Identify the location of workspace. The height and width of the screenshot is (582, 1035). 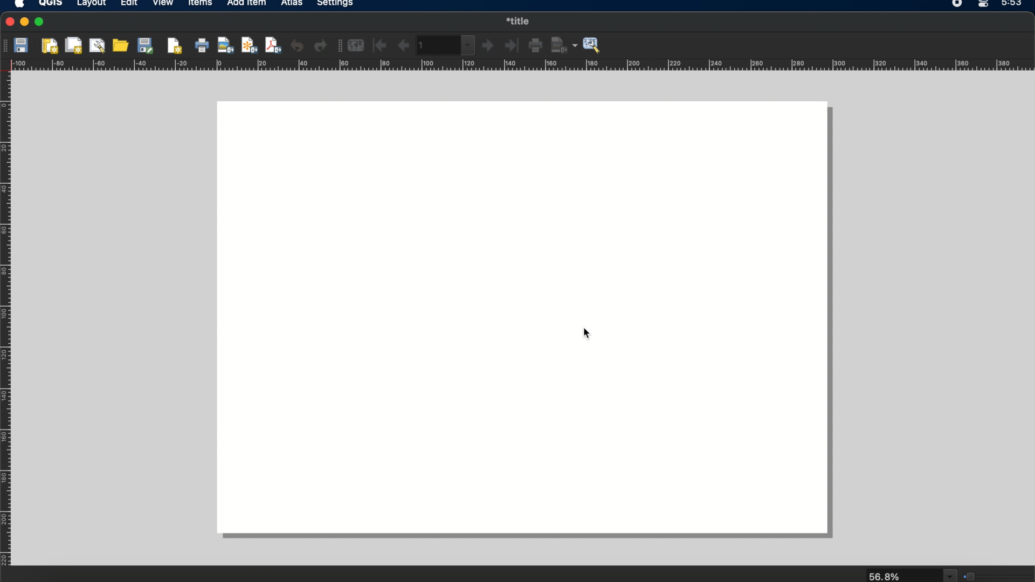
(523, 318).